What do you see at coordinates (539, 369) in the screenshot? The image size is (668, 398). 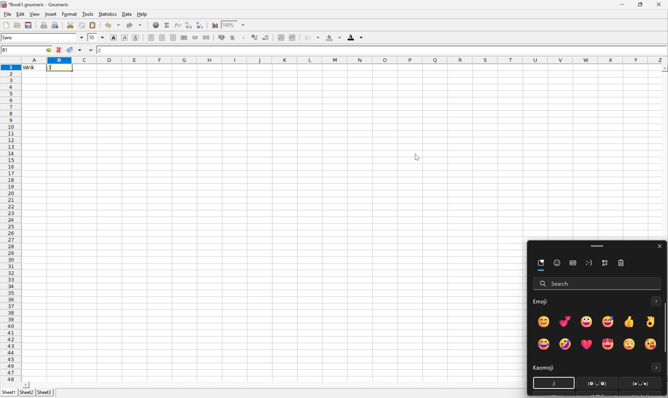 I see `kaomoji` at bounding box center [539, 369].